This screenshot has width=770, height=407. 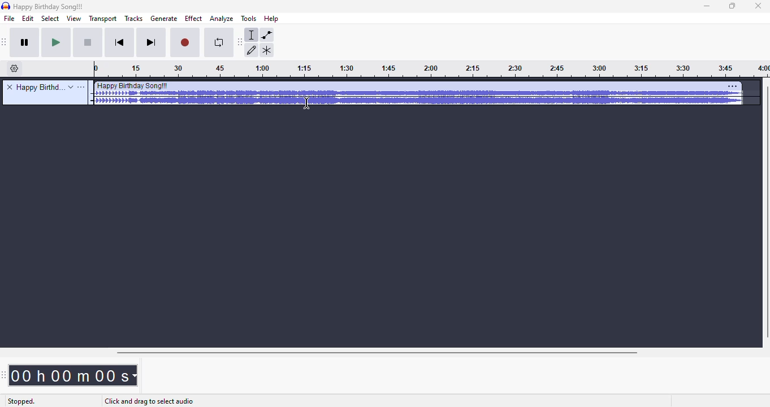 What do you see at coordinates (193, 19) in the screenshot?
I see `effect` at bounding box center [193, 19].